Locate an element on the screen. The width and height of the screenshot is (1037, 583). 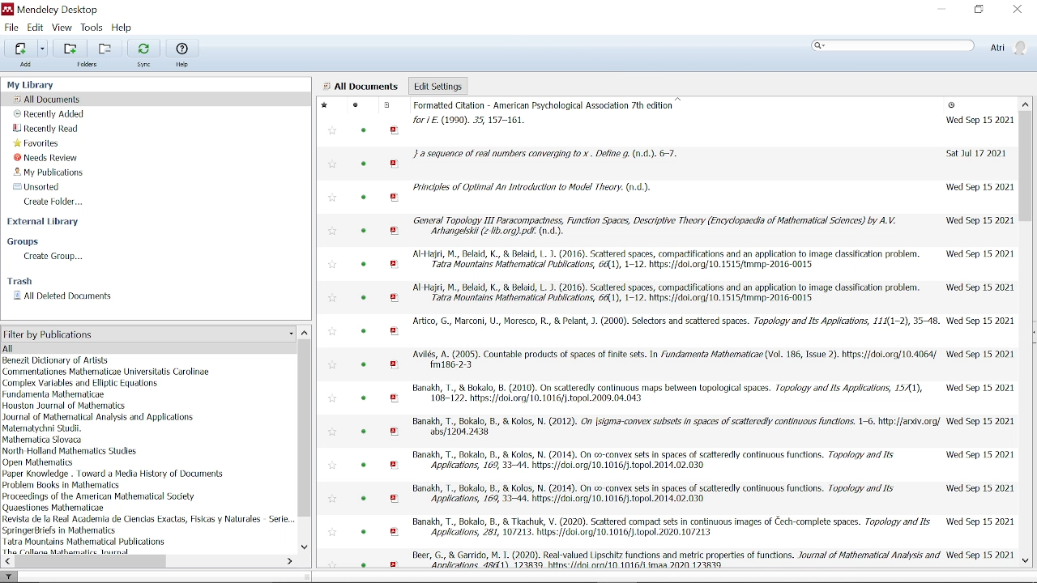
Minimize is located at coordinates (941, 11).